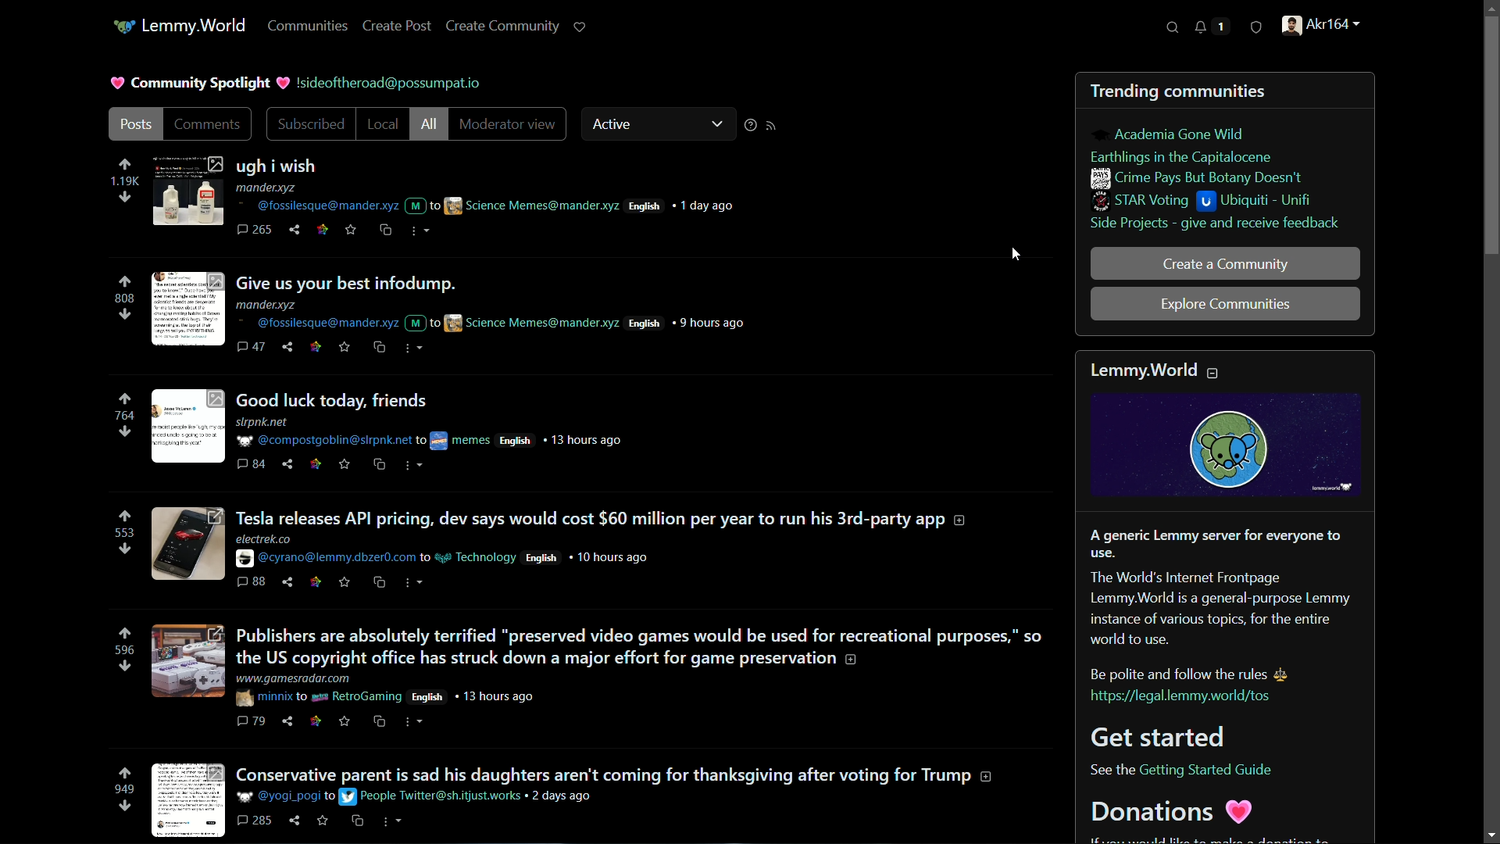  I want to click on English  13 hours ago, so click(562, 439).